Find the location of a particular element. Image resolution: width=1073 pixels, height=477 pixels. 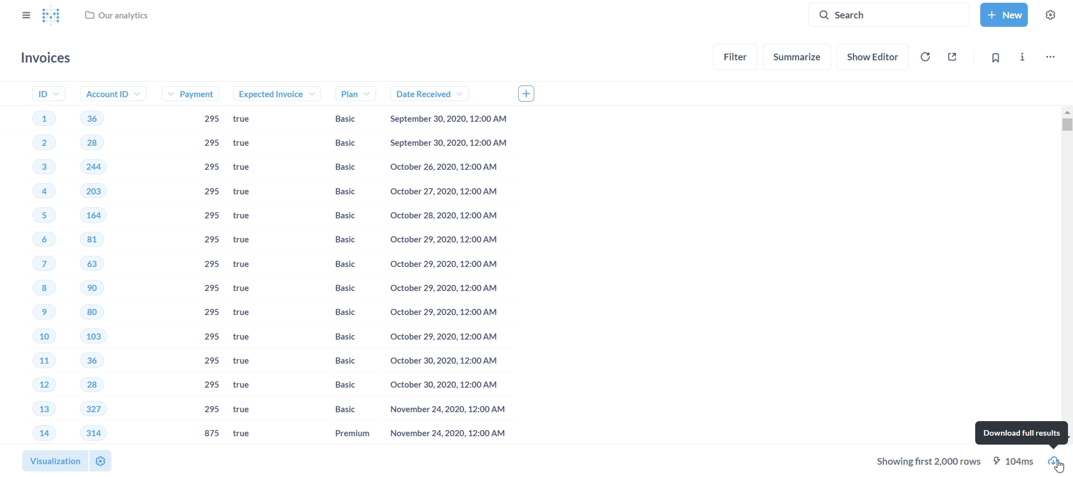

more info is located at coordinates (1022, 55).